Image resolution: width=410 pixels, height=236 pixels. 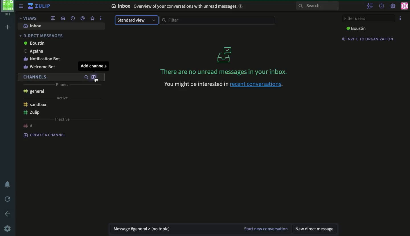 What do you see at coordinates (137, 20) in the screenshot?
I see `standard view` at bounding box center [137, 20].